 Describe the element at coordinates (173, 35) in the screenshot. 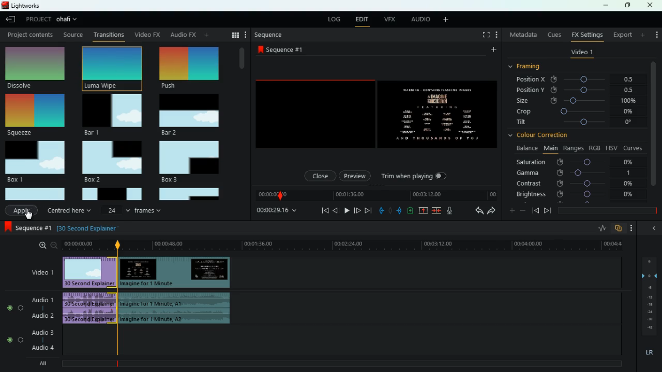

I see `au` at that location.